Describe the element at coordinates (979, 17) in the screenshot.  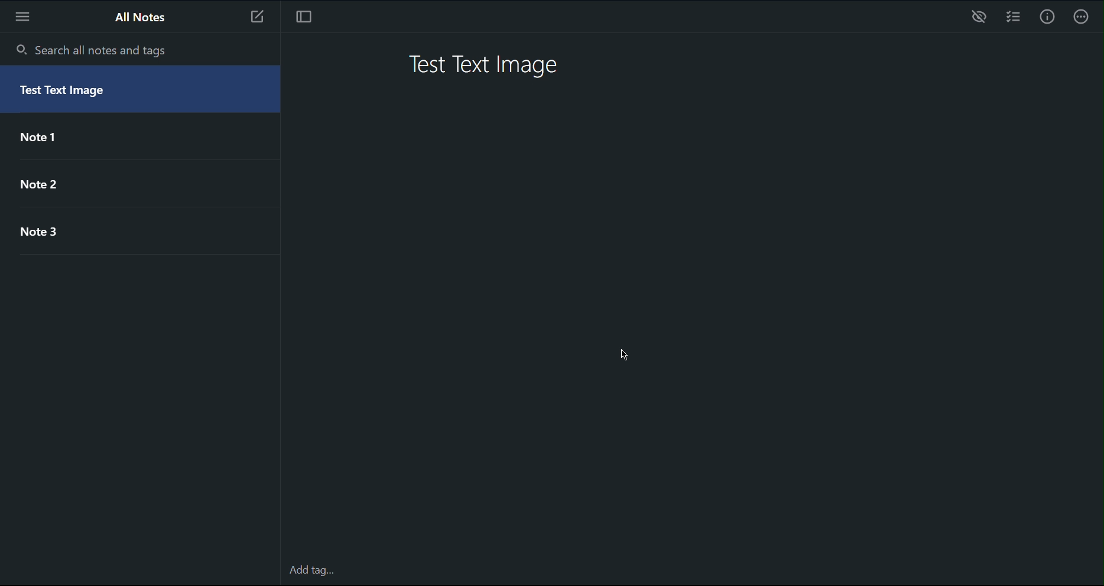
I see `Hide Markdown` at that location.